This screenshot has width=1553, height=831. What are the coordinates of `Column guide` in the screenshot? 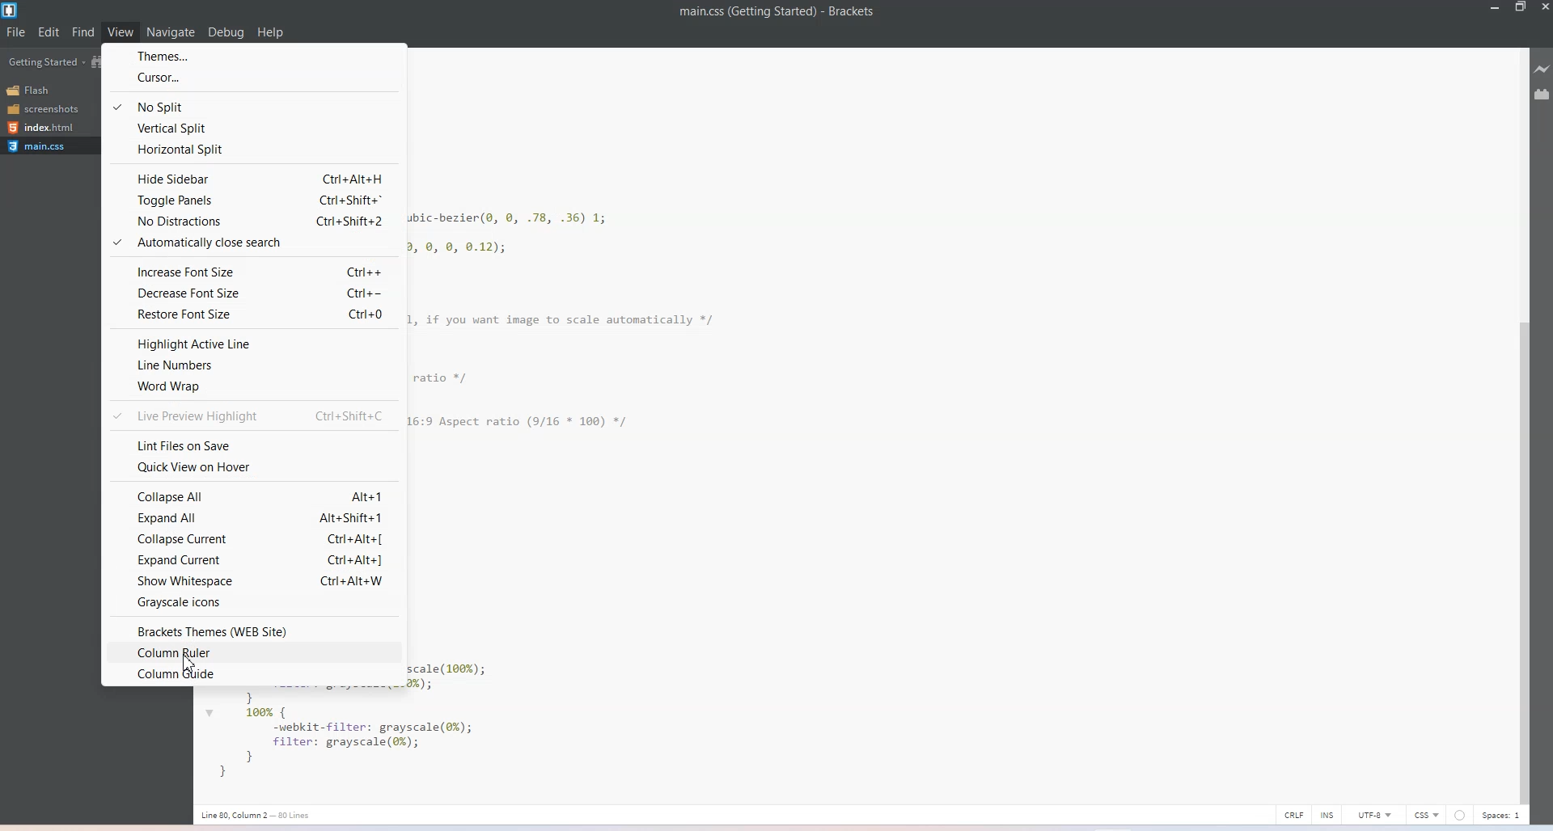 It's located at (252, 676).